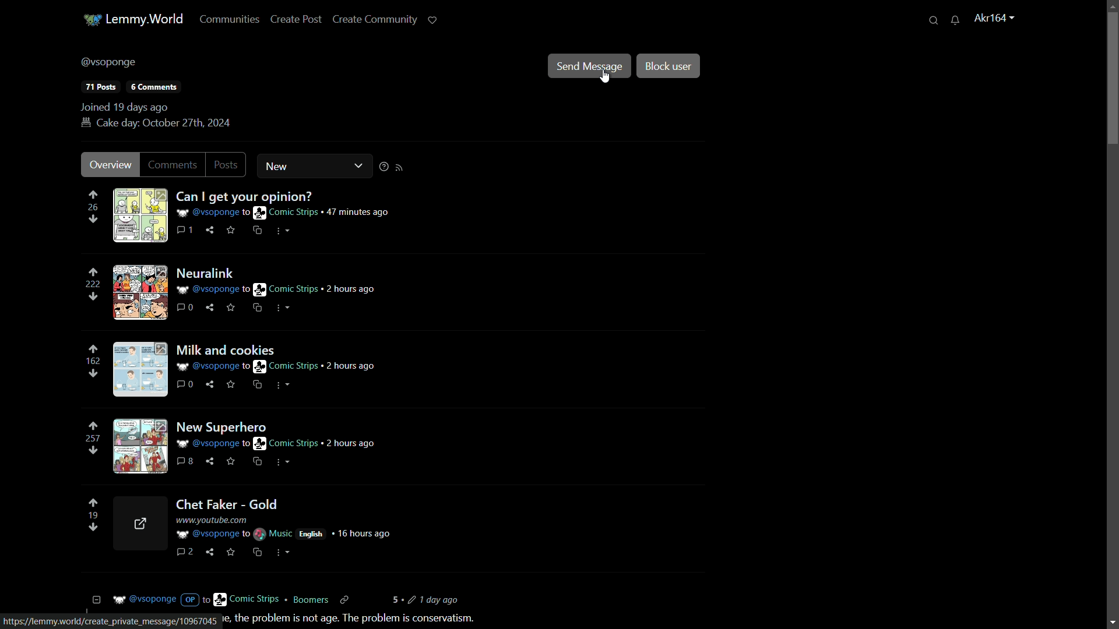 This screenshot has width=1119, height=629. I want to click on post details, so click(378, 367).